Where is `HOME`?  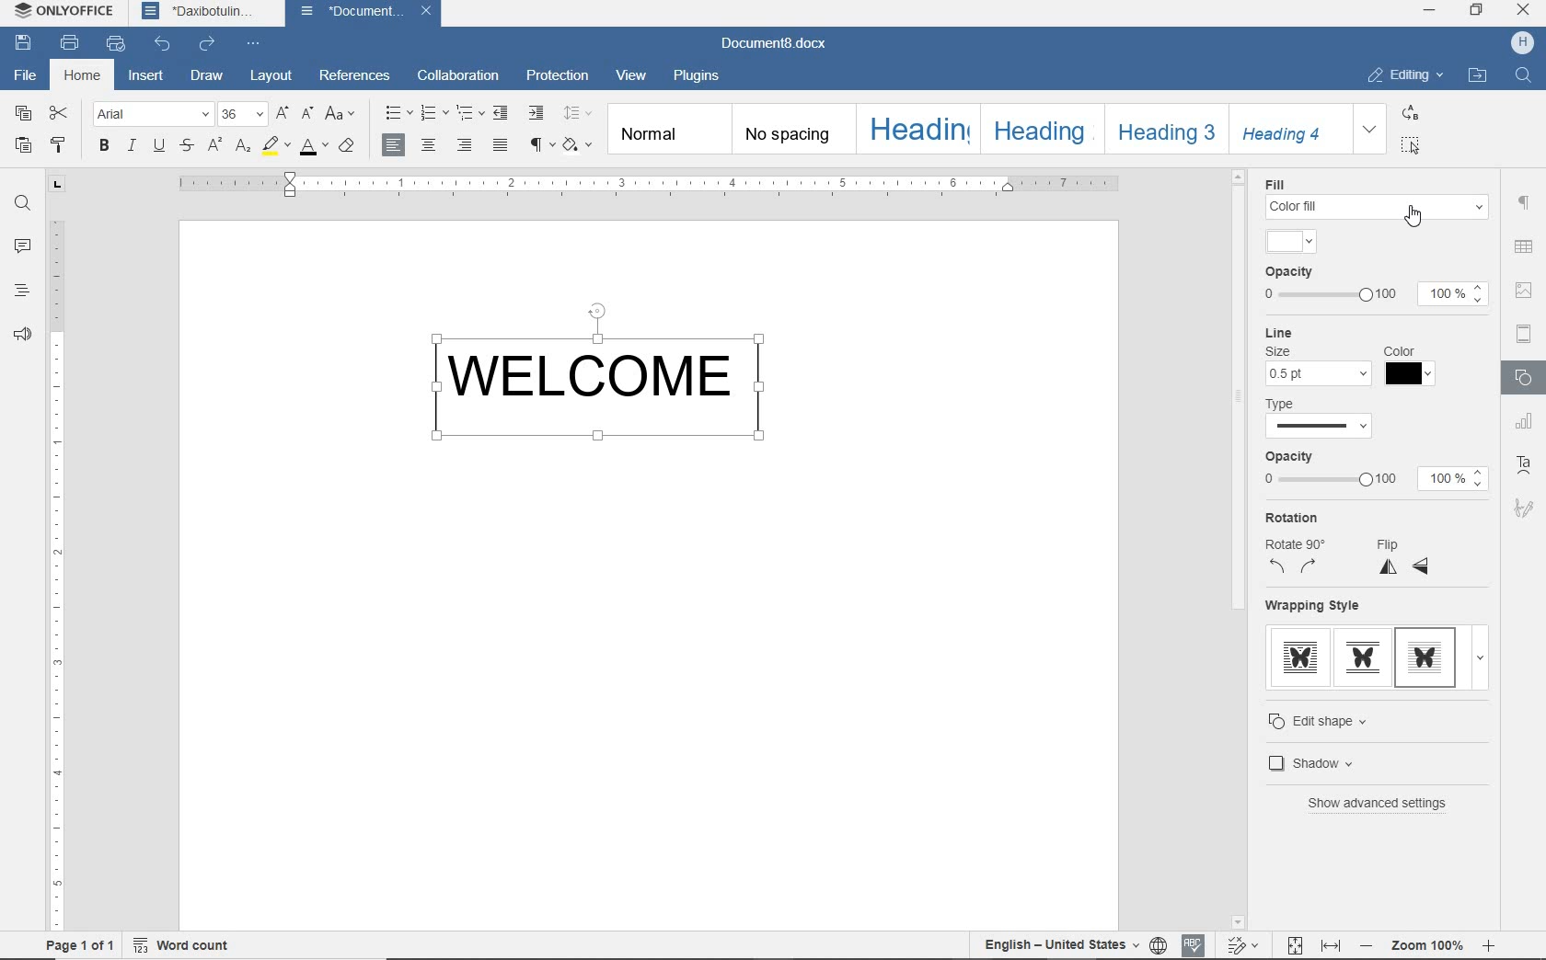 HOME is located at coordinates (84, 76).